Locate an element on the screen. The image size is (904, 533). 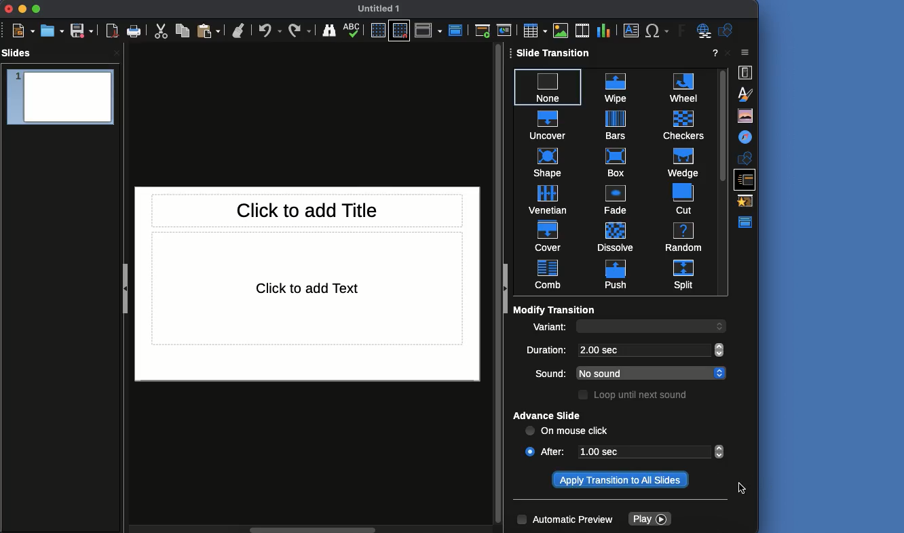
Paste is located at coordinates (210, 30).